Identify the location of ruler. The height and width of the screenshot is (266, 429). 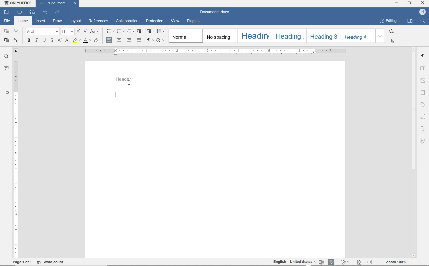
(213, 51).